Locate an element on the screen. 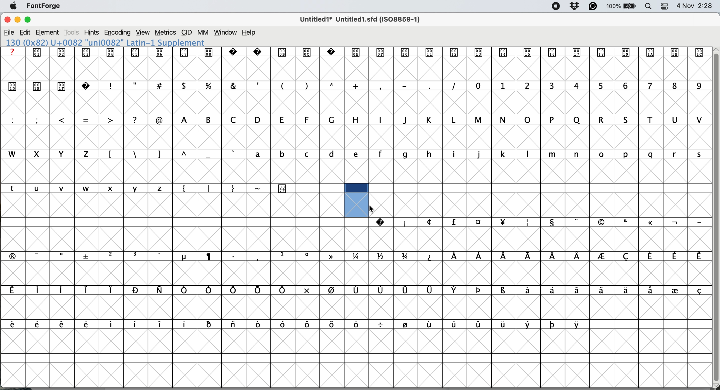  file is located at coordinates (10, 32).